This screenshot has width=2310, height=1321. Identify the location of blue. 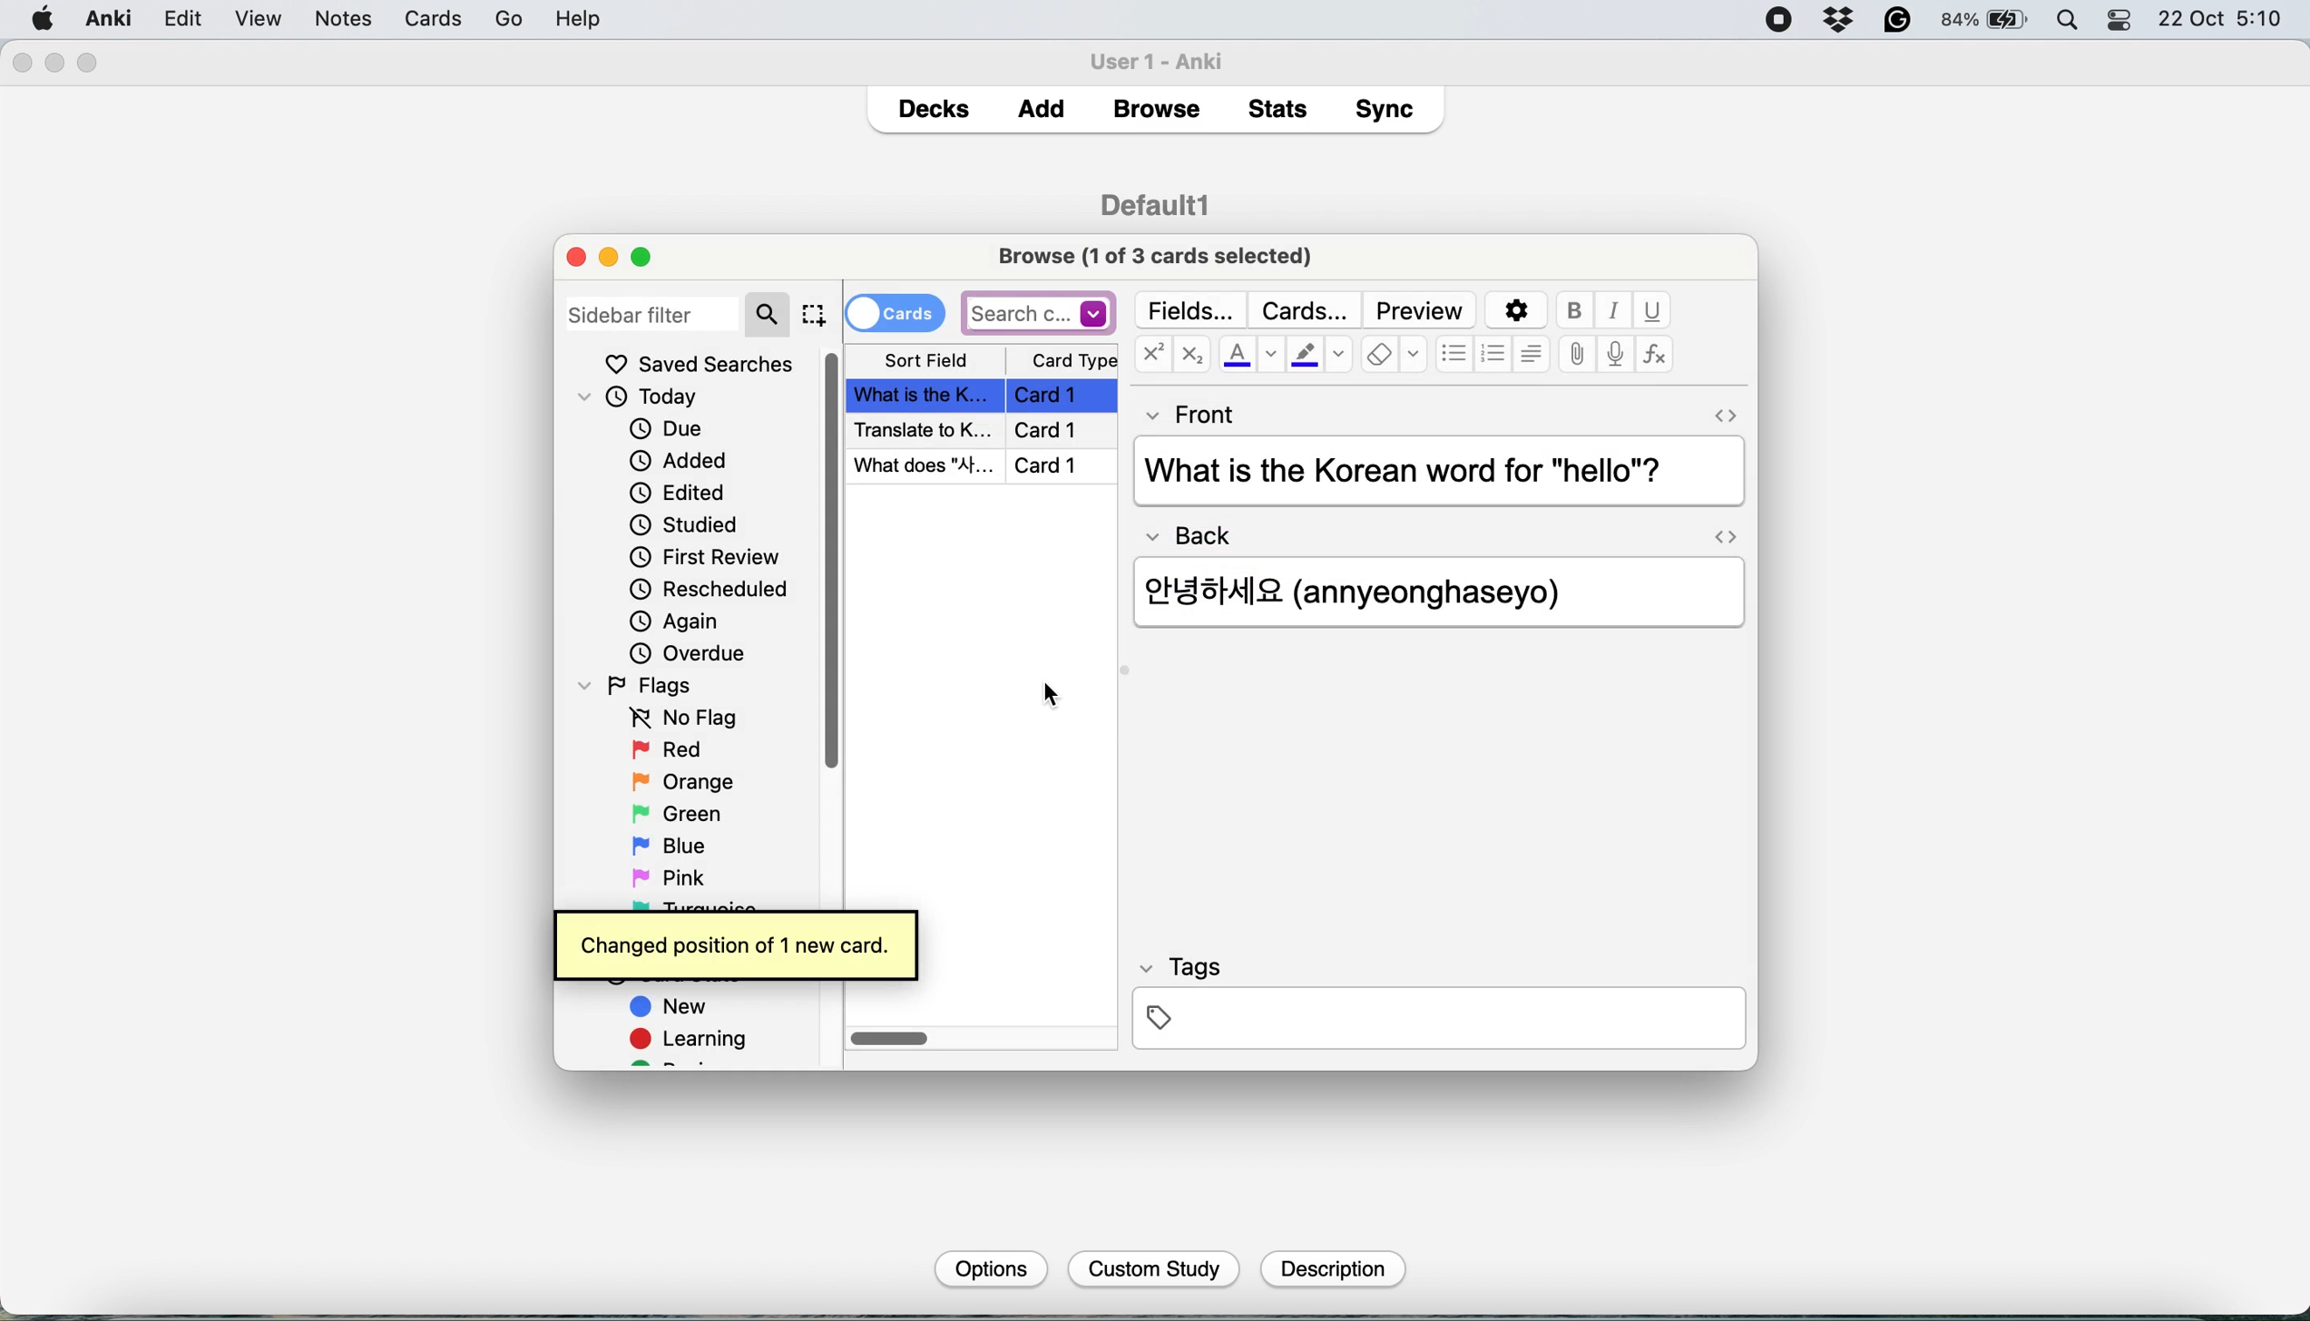
(682, 844).